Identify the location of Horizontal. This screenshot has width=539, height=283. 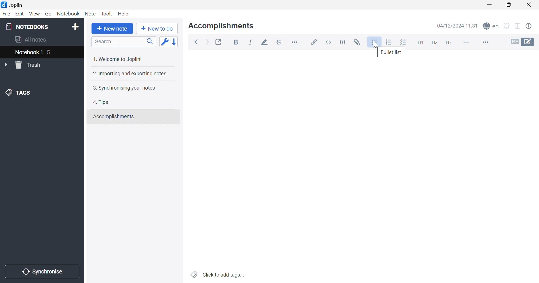
(295, 42).